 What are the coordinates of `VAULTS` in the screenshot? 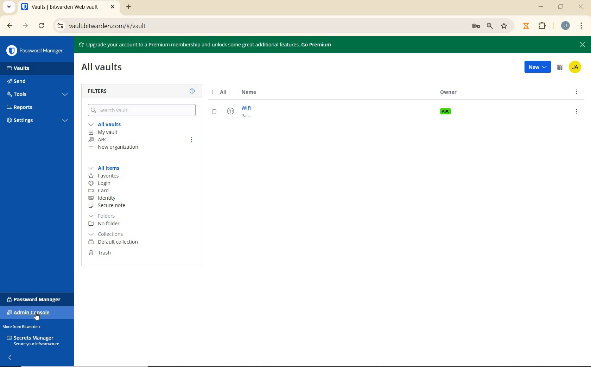 It's located at (30, 69).